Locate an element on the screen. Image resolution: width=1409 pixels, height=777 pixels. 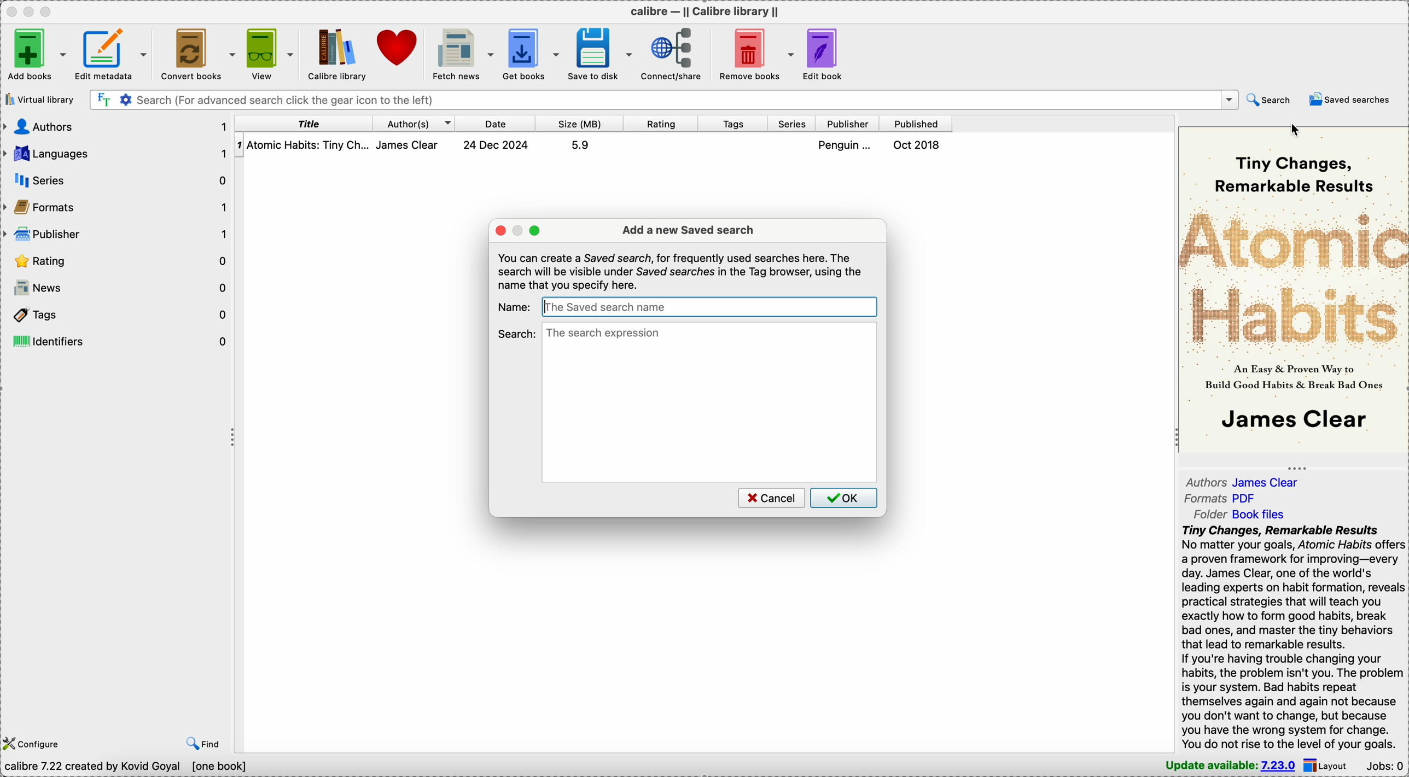
maximize is located at coordinates (535, 231).